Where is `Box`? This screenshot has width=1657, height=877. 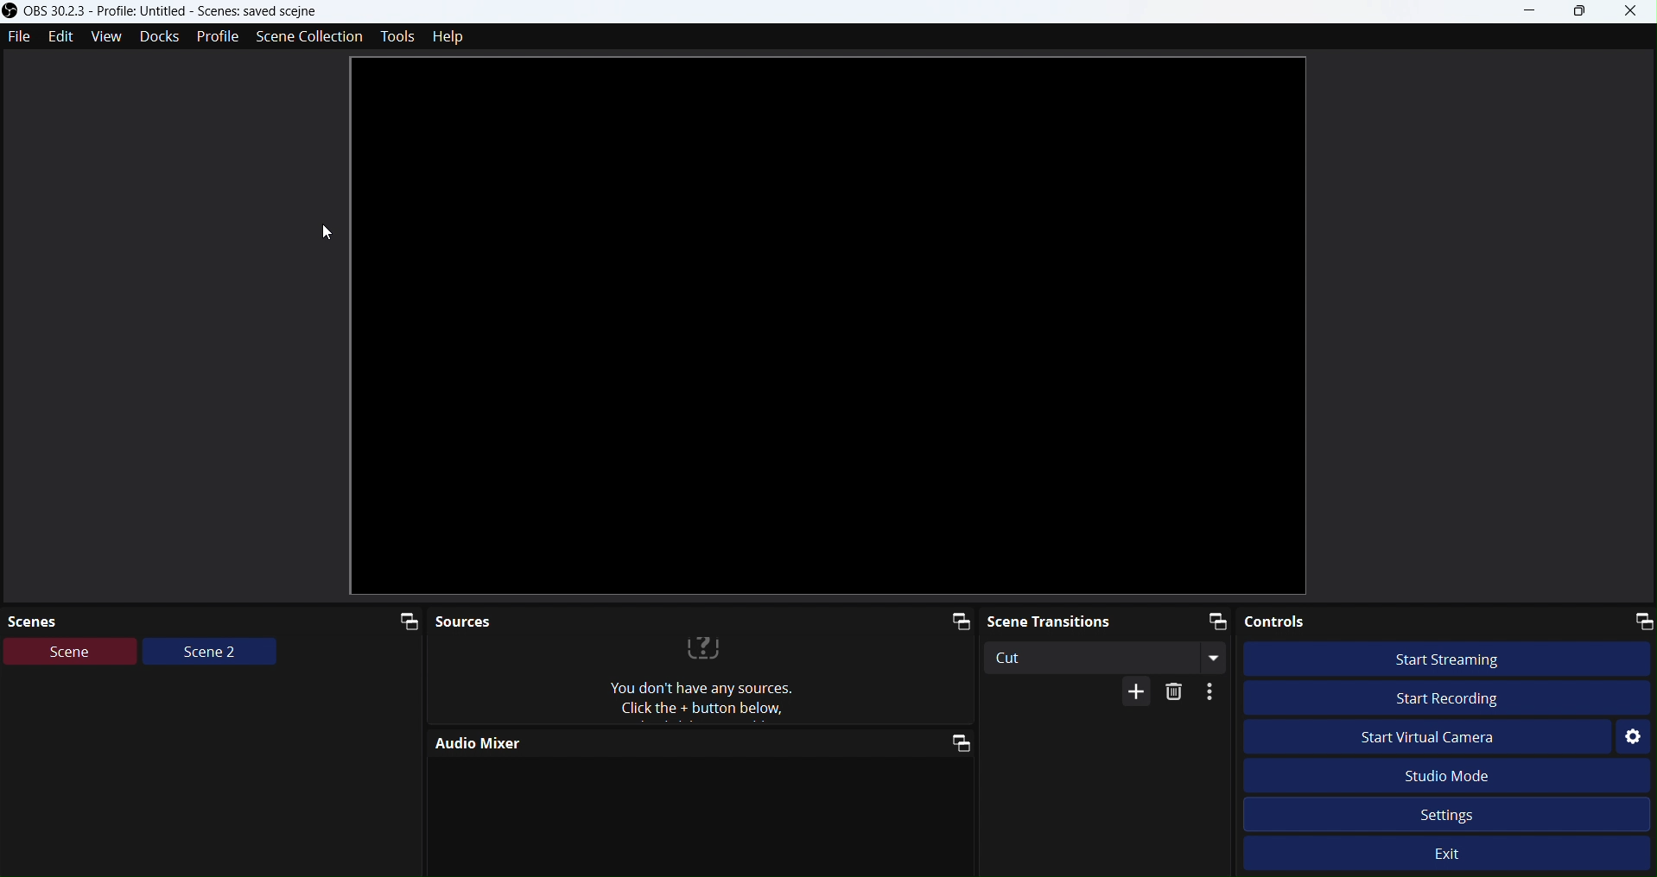 Box is located at coordinates (1584, 14).